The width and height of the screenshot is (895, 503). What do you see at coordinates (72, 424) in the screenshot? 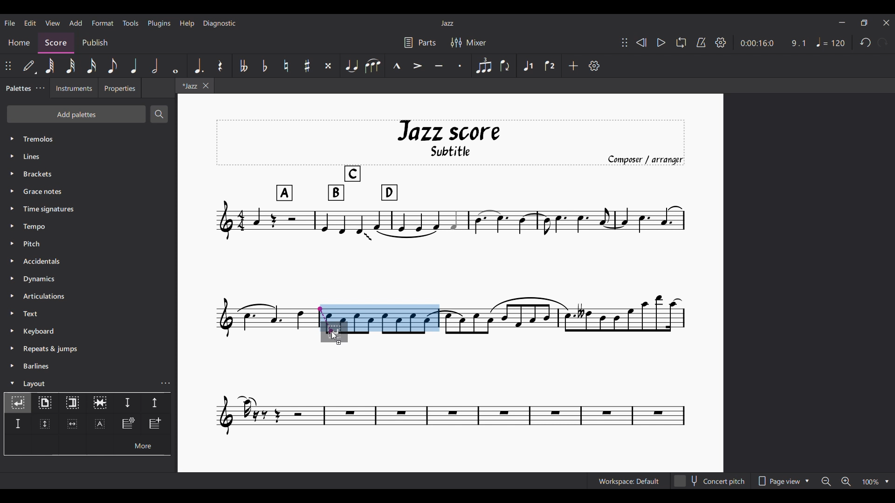
I see `Insert horizontal frame` at bounding box center [72, 424].